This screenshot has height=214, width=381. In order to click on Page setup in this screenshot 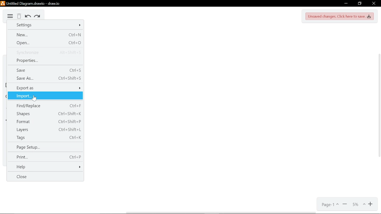, I will do `click(43, 147)`.